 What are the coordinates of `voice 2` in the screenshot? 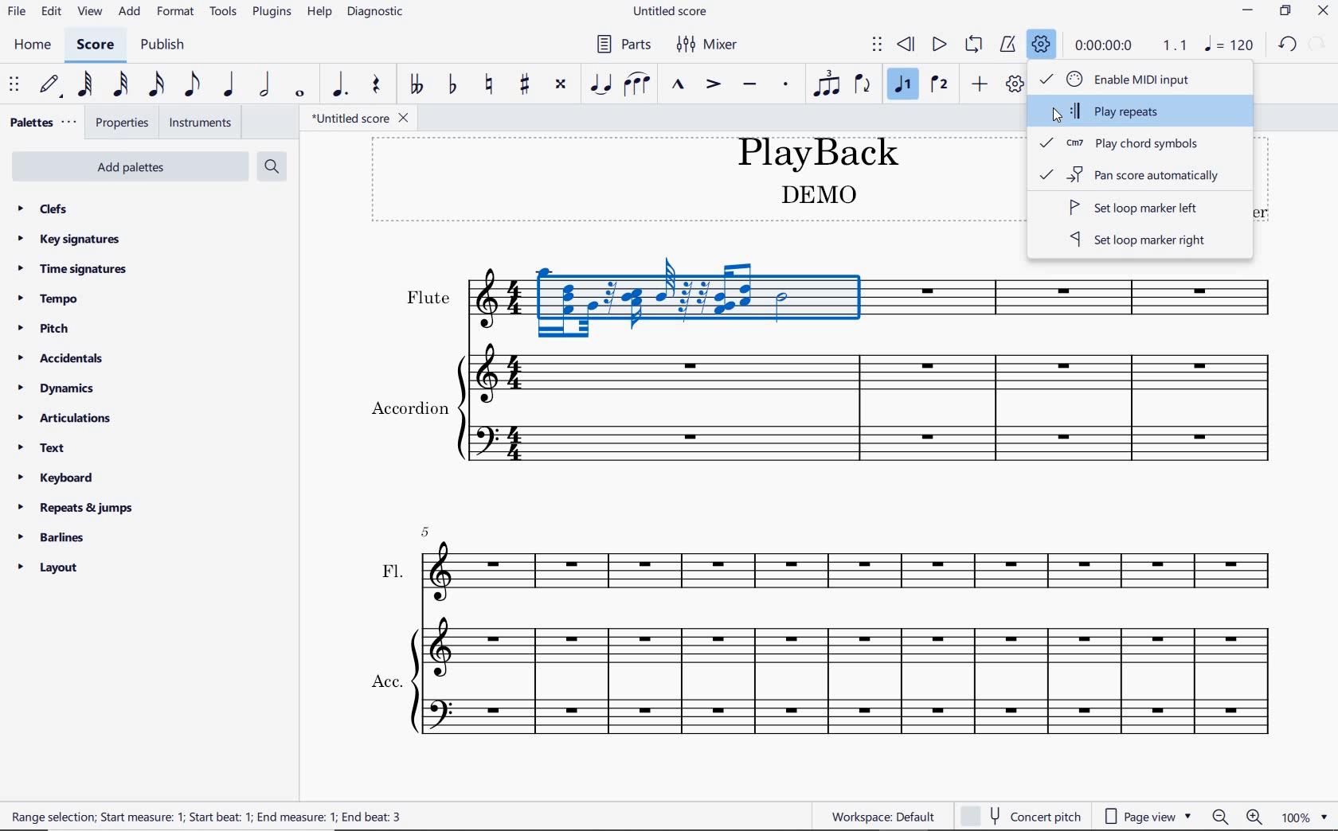 It's located at (938, 84).